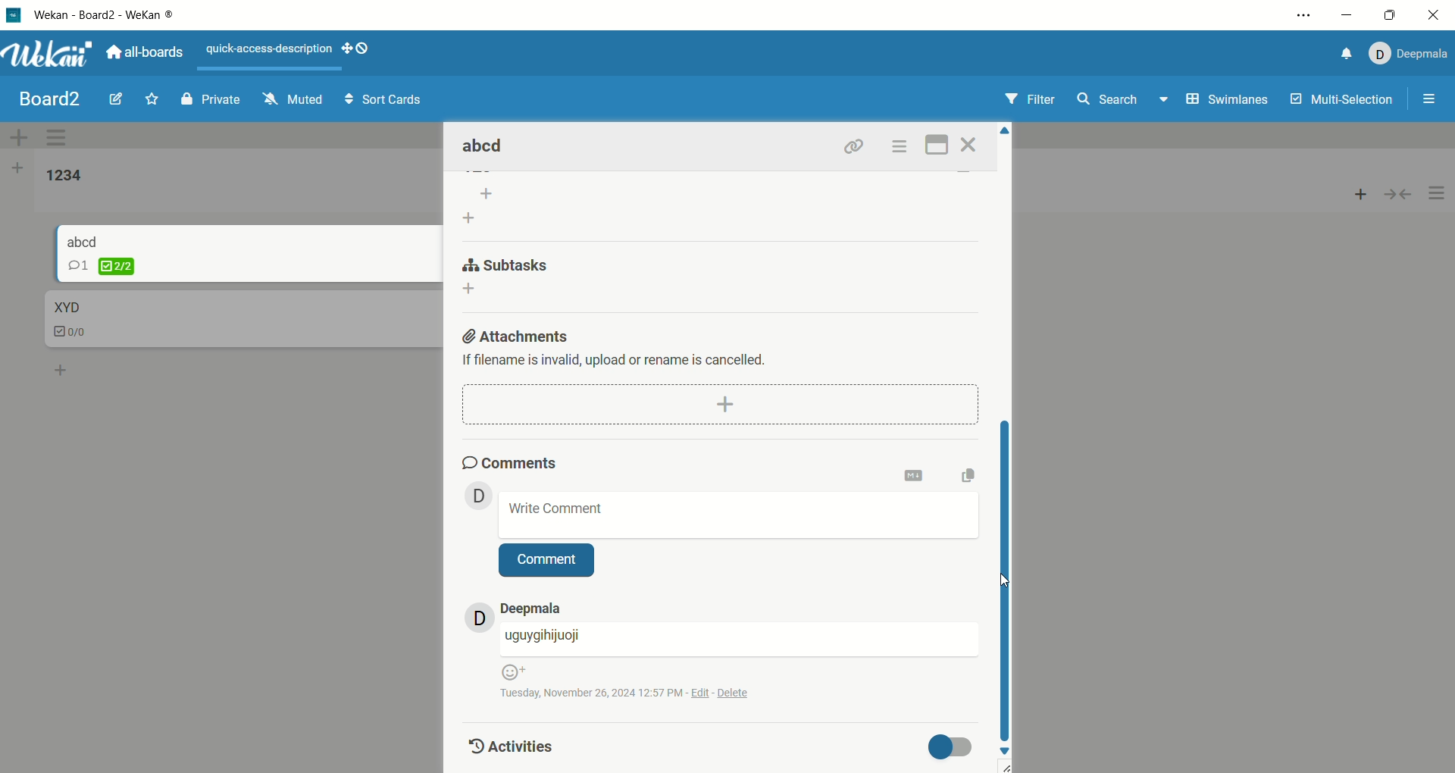  Describe the element at coordinates (1406, 54) in the screenshot. I see `account` at that location.